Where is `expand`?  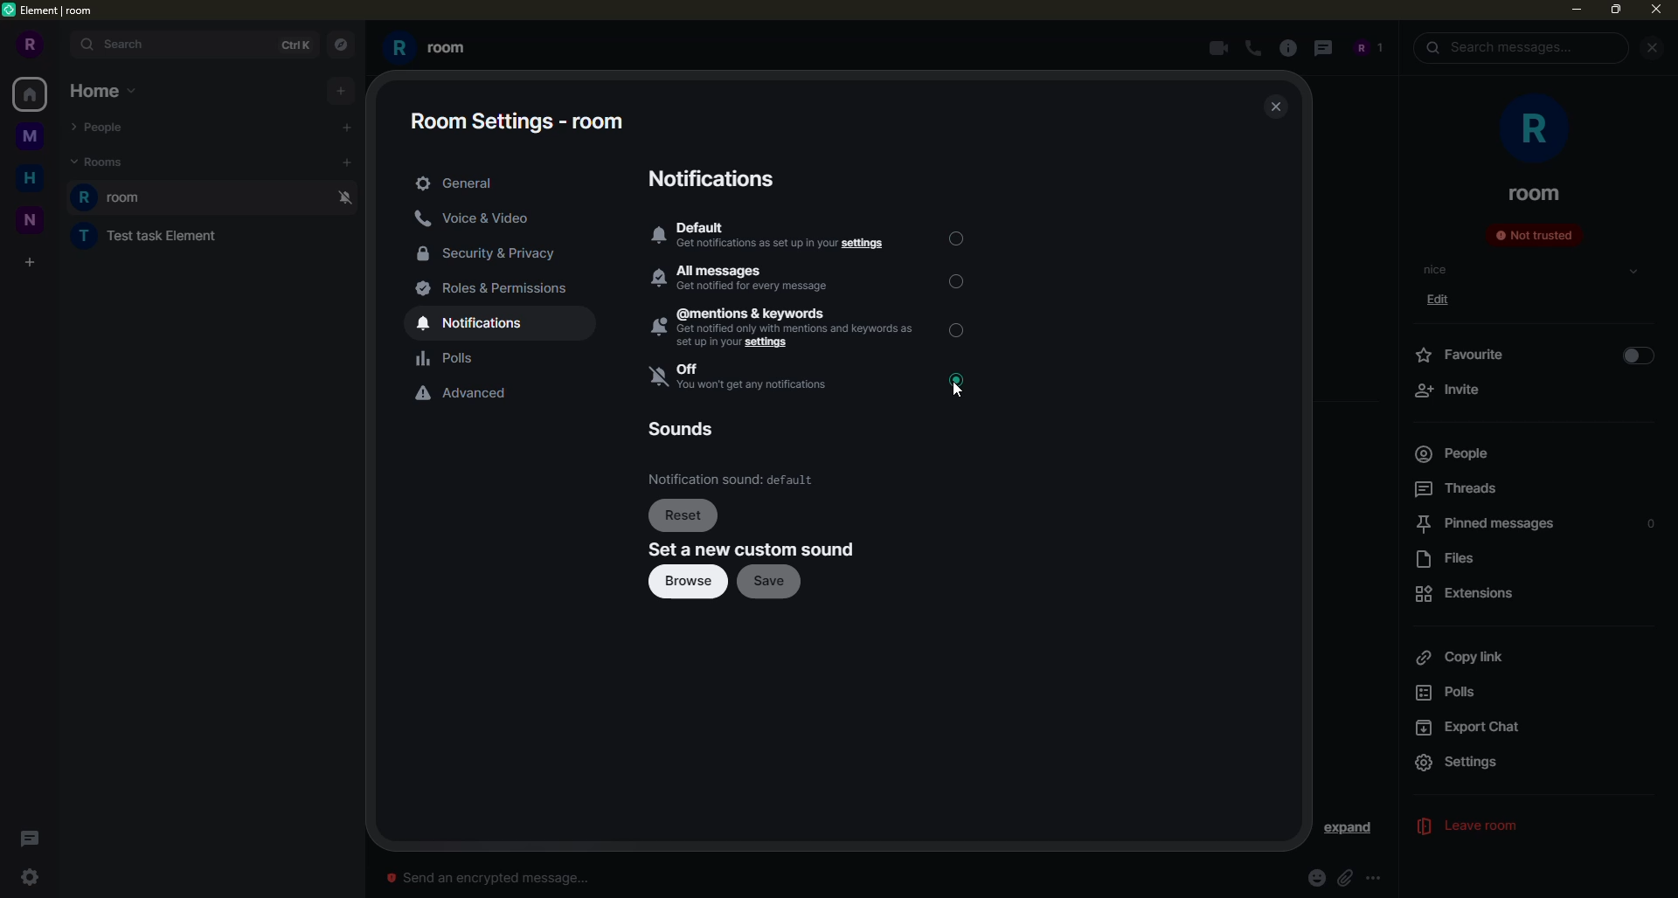
expand is located at coordinates (1648, 763).